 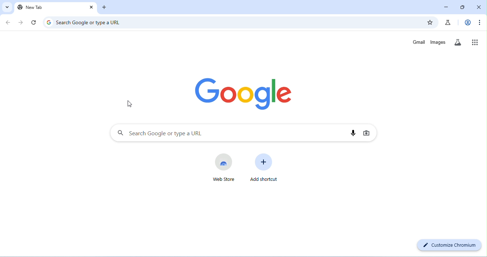 I want to click on close, so click(x=478, y=7).